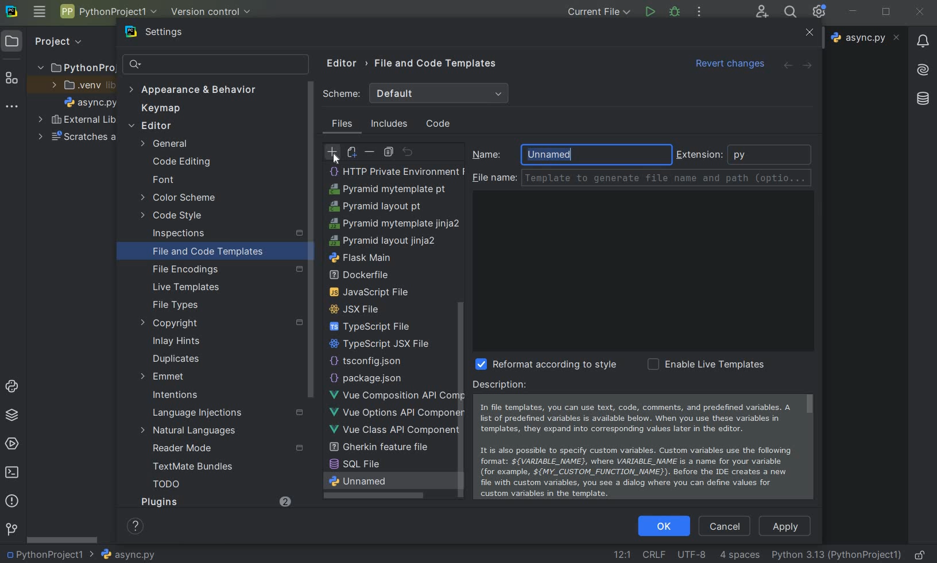  I want to click on editor, so click(148, 125).